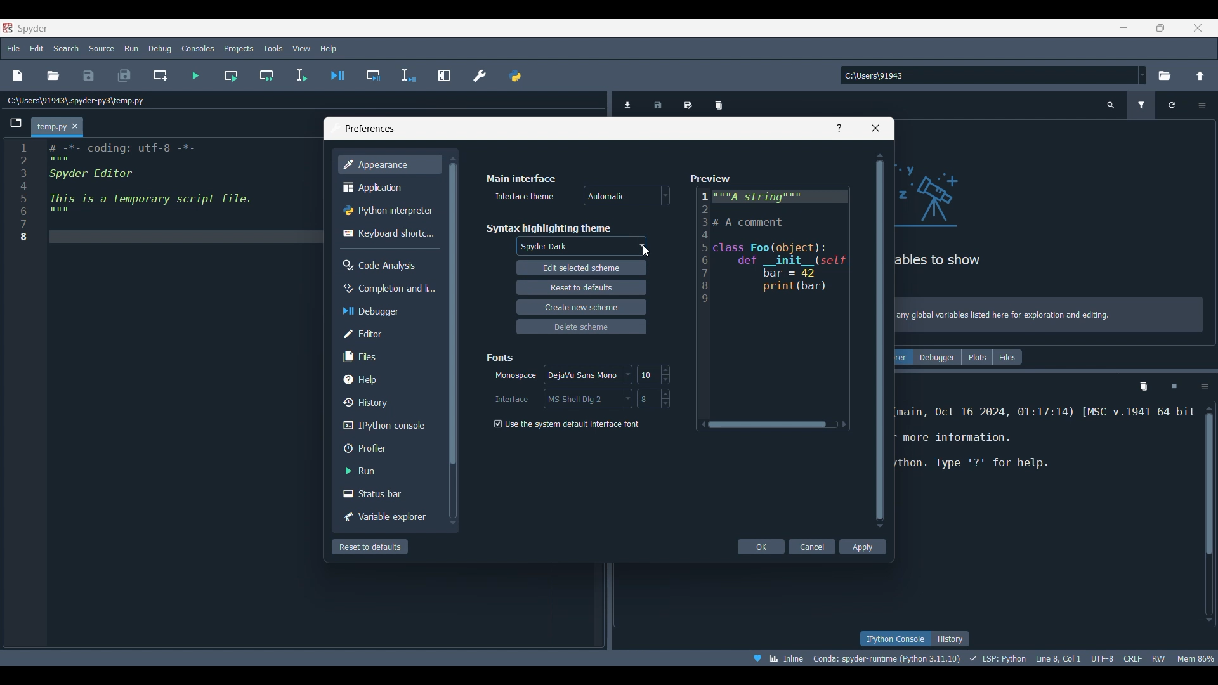 Image resolution: width=1218 pixels, height=685 pixels. Describe the element at coordinates (389, 265) in the screenshot. I see `Code analysis` at that location.